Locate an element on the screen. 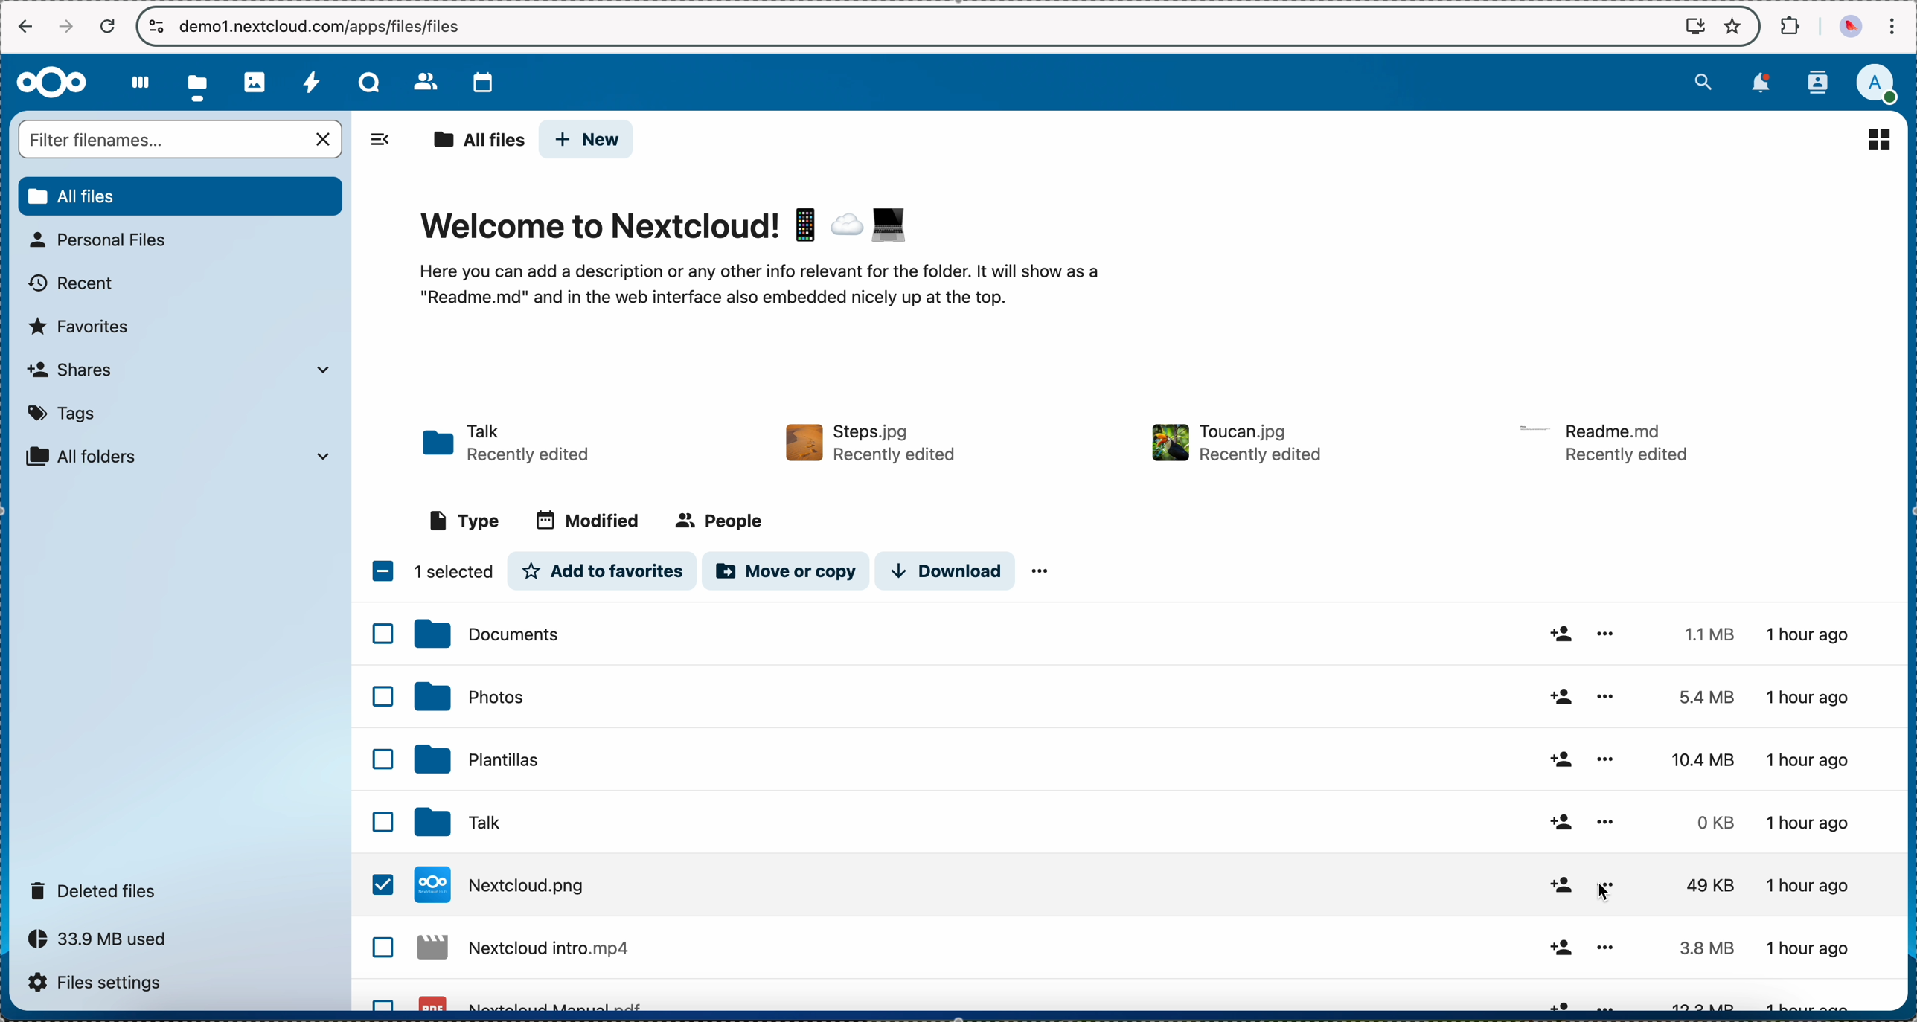  new button is located at coordinates (588, 138).